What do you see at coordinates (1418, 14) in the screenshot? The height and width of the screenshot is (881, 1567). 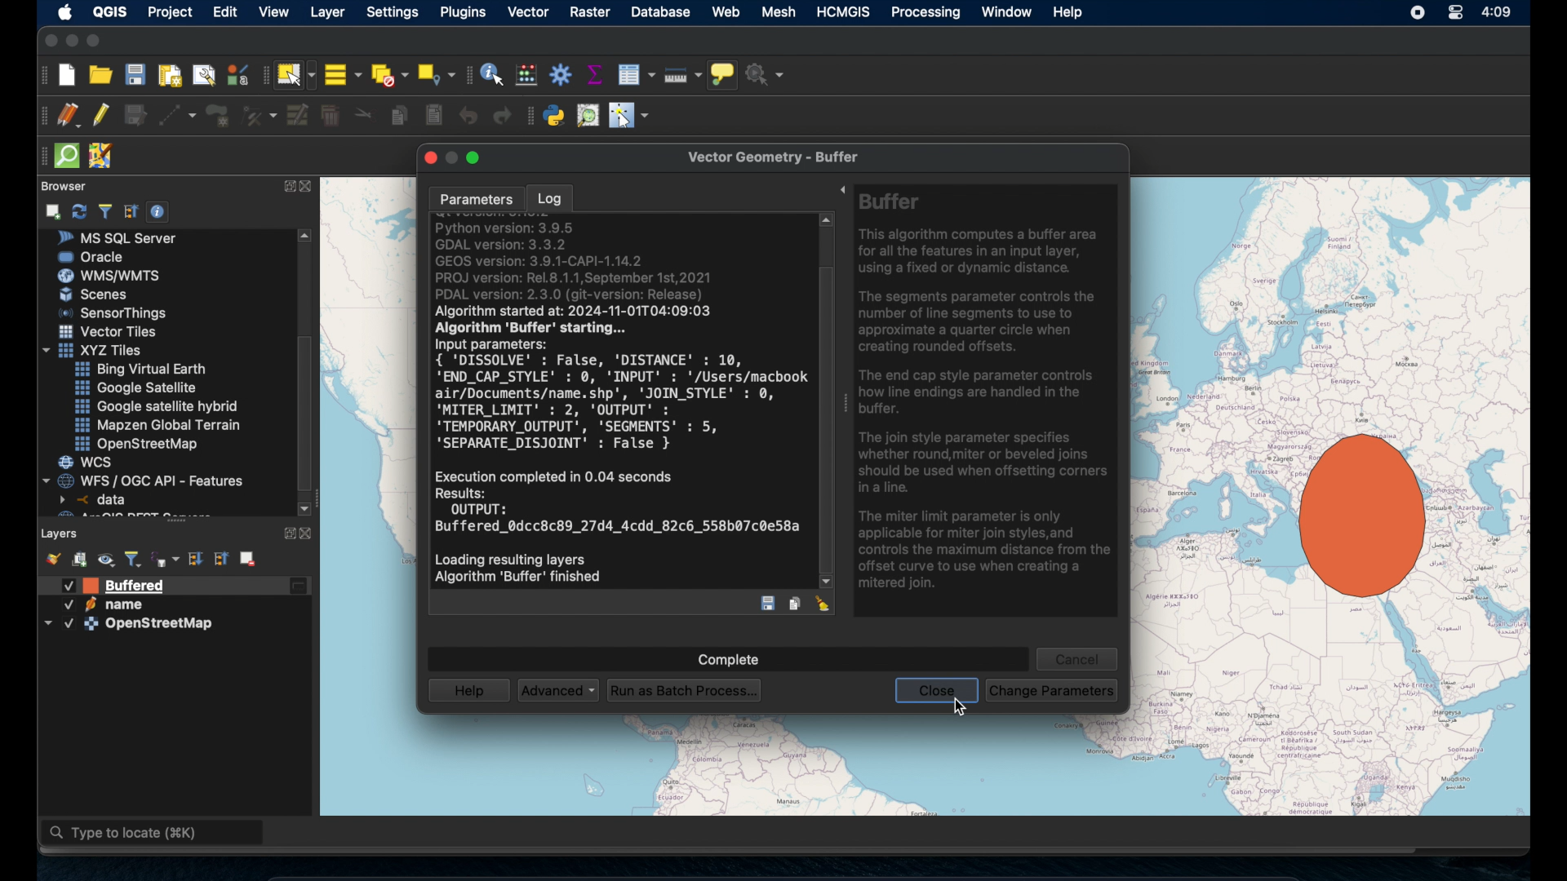 I see `screen recorder icon` at bounding box center [1418, 14].